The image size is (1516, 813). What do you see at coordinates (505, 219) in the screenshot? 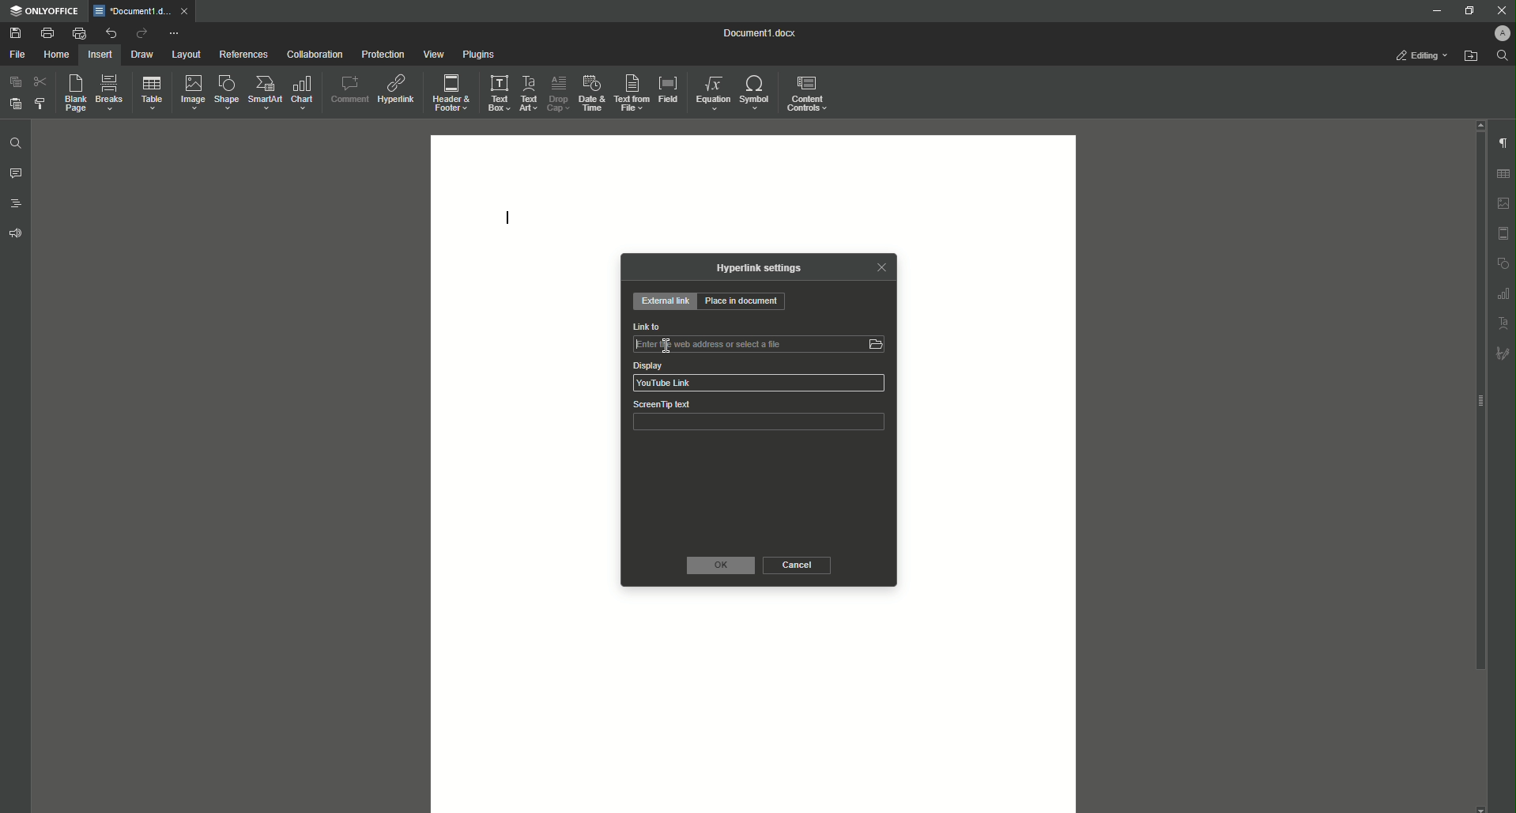
I see `Text Line` at bounding box center [505, 219].